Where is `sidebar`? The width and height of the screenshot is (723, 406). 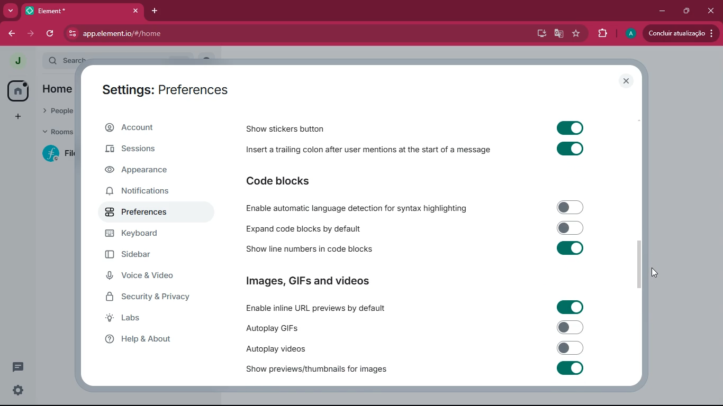
sidebar is located at coordinates (153, 257).